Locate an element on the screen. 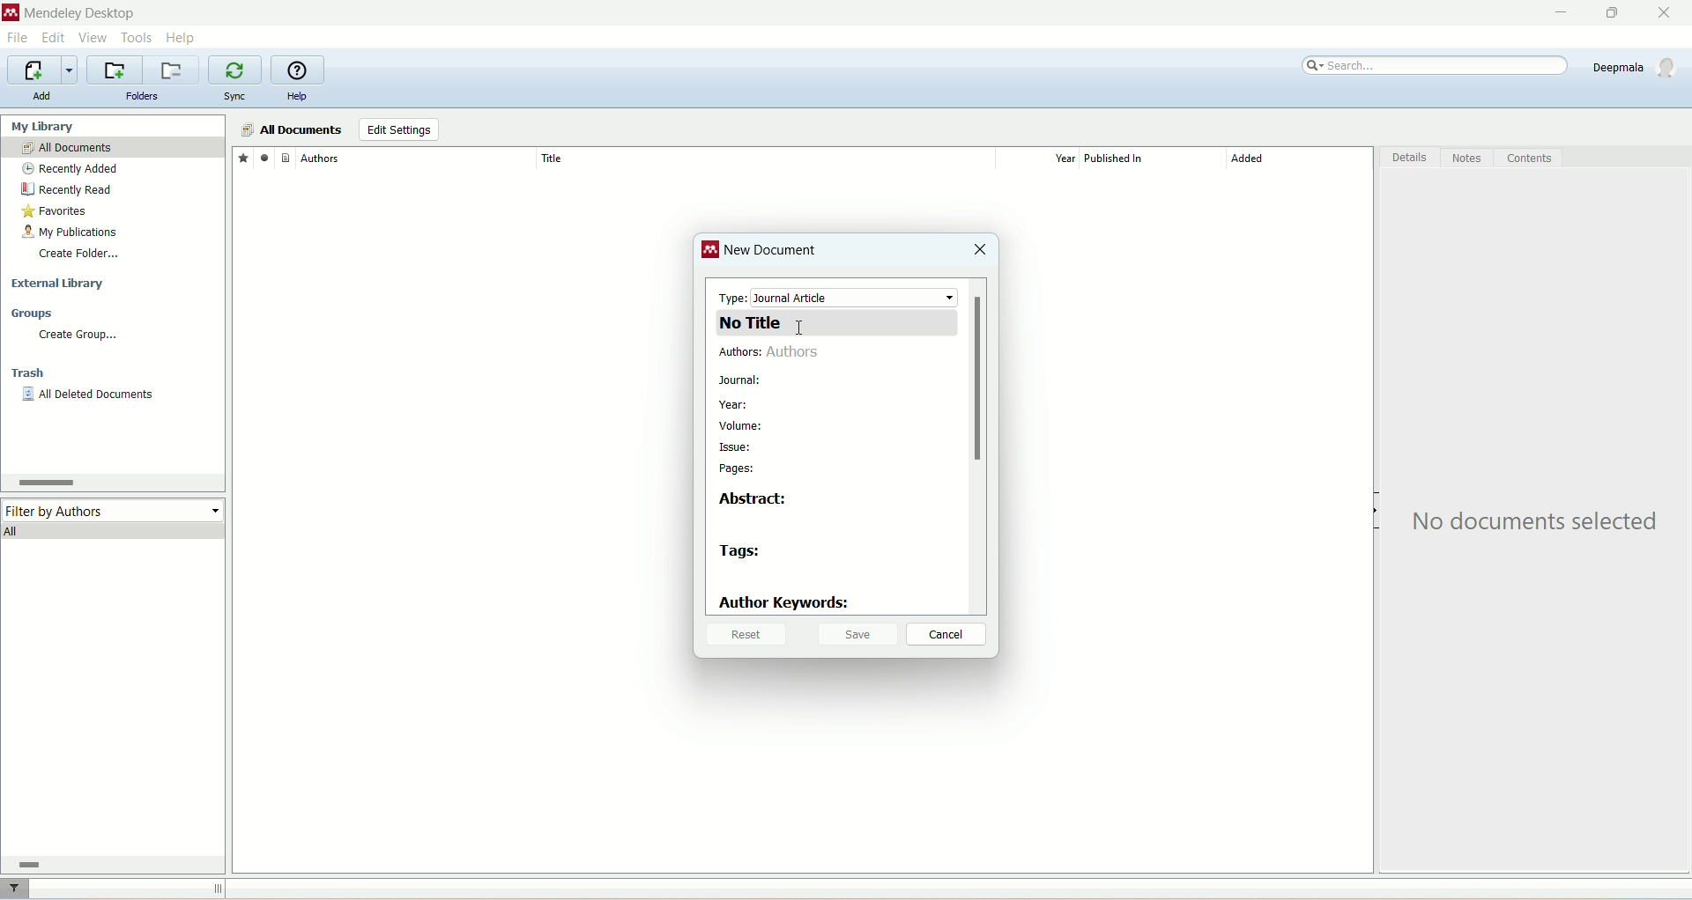 The image size is (1692, 900). all deleted is located at coordinates (89, 396).